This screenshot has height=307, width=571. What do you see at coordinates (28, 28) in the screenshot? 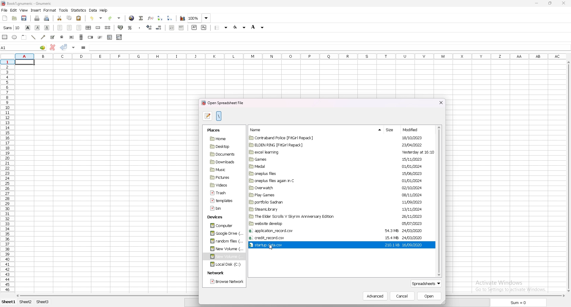
I see `bold` at bounding box center [28, 28].